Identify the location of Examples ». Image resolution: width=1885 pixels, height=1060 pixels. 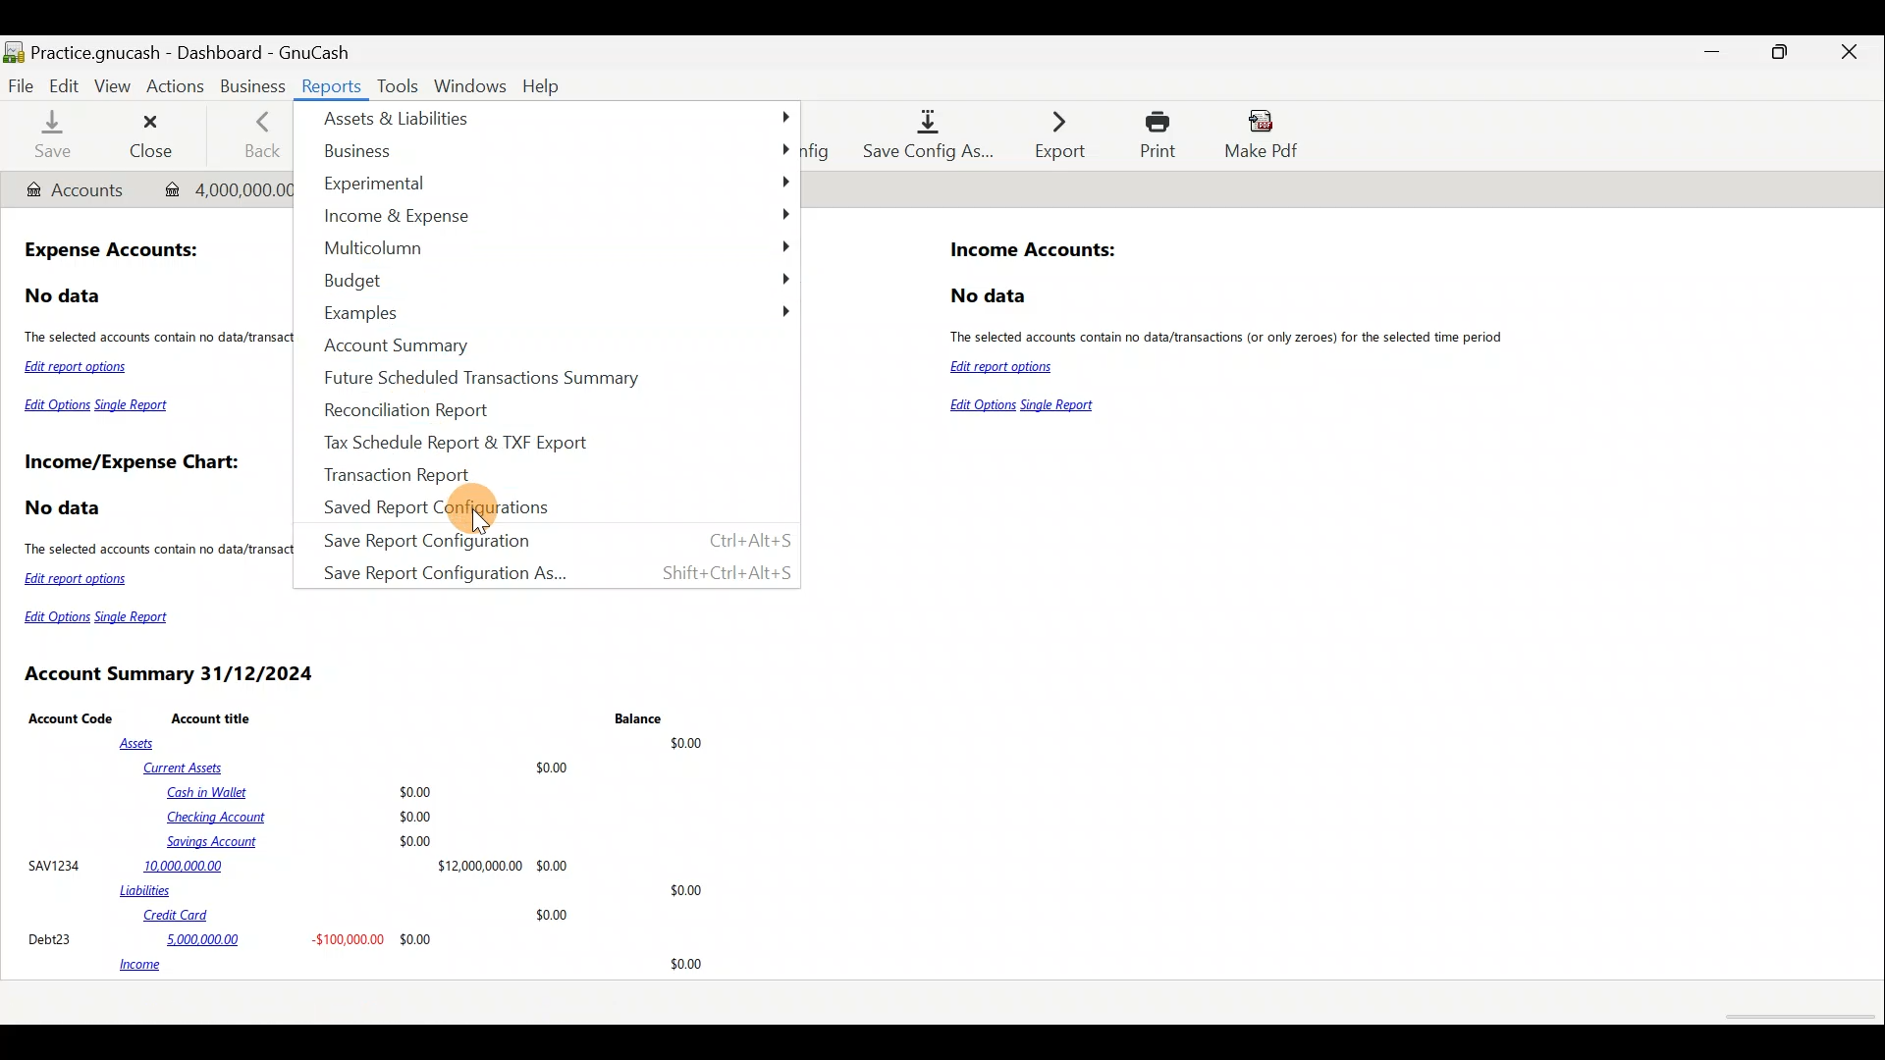
(555, 313).